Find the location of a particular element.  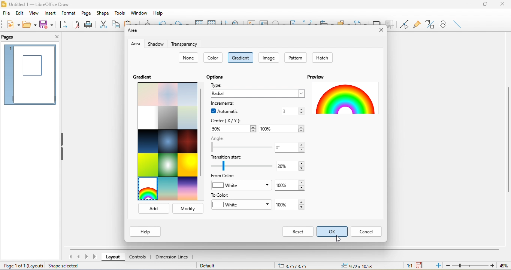

edit is located at coordinates (19, 13).